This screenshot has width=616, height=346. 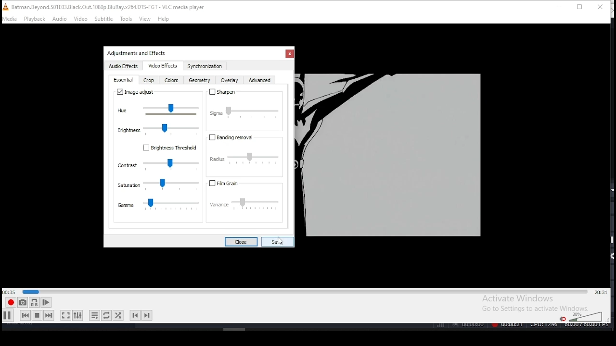 I want to click on record, so click(x=10, y=303).